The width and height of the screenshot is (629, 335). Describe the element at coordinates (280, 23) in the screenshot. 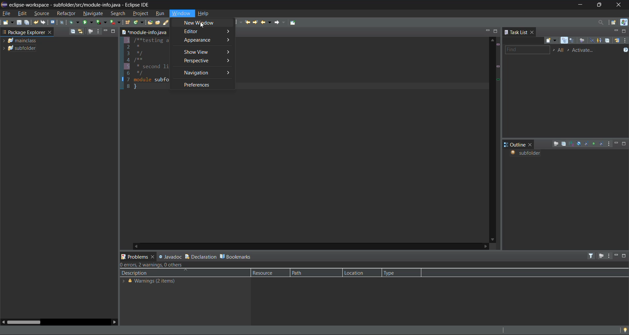

I see `forward` at that location.